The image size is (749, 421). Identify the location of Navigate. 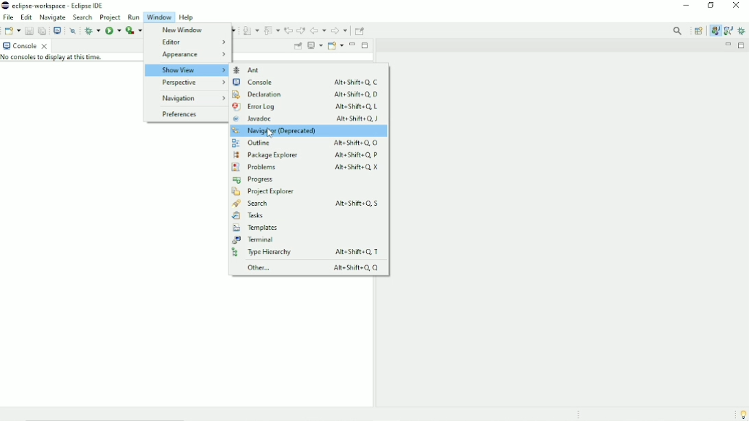
(53, 17).